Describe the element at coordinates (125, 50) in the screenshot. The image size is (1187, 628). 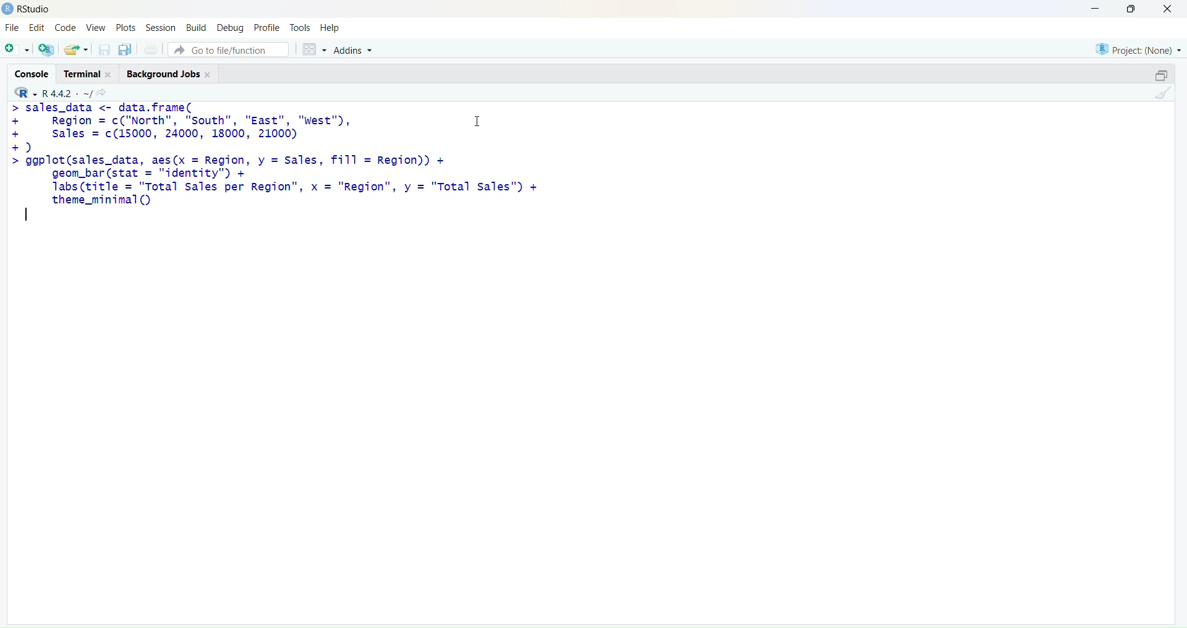
I see `save as` at that location.